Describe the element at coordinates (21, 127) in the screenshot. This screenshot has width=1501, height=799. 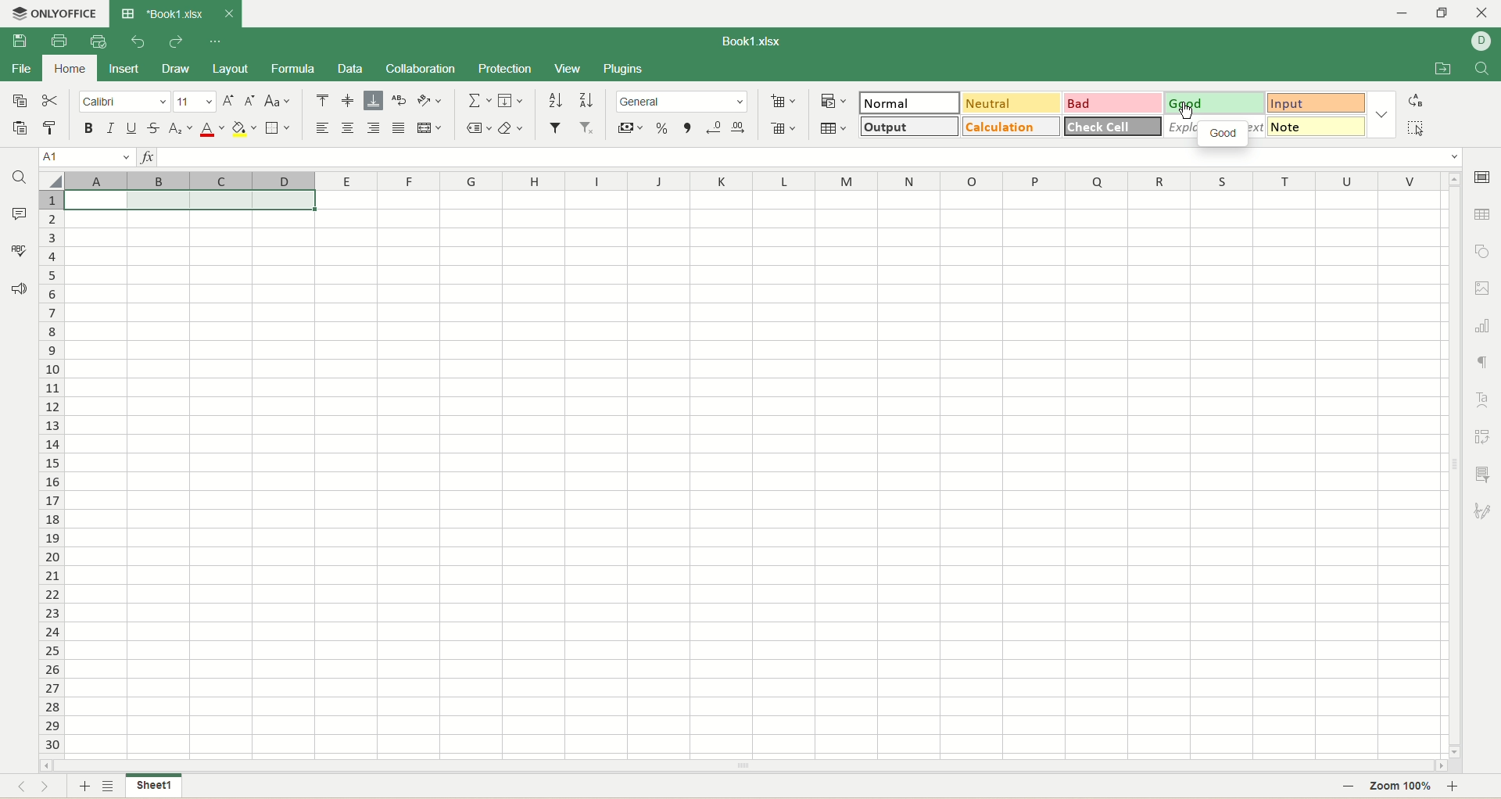
I see `paste` at that location.